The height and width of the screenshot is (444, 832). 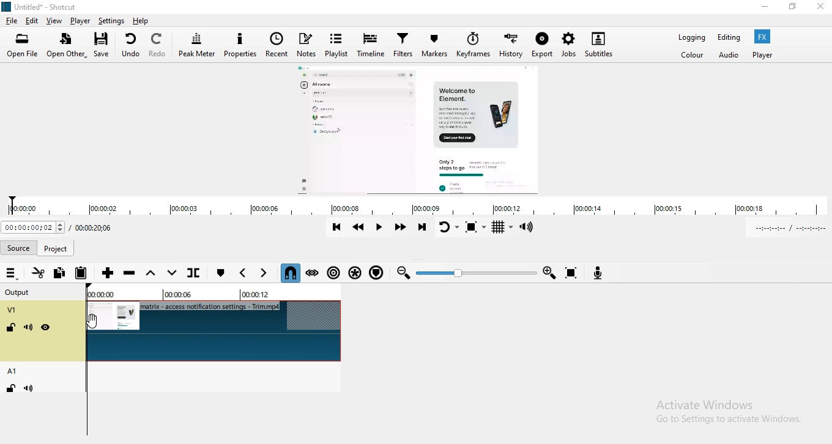 I want to click on A1, so click(x=17, y=369).